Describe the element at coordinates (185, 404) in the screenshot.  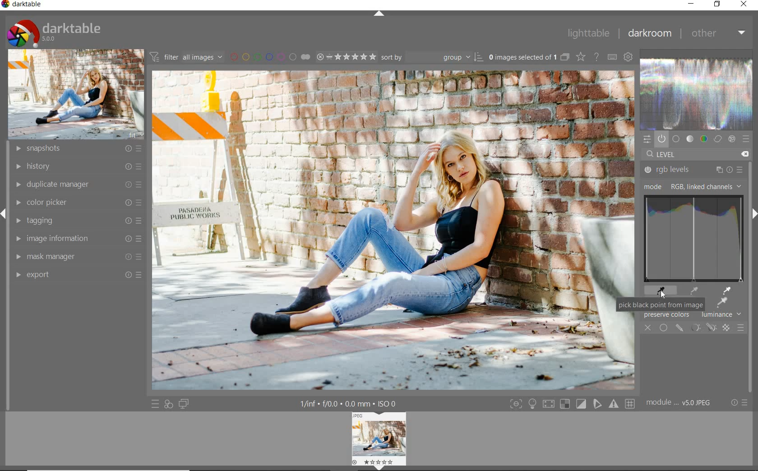
I see `display a second darkroom image widow` at that location.